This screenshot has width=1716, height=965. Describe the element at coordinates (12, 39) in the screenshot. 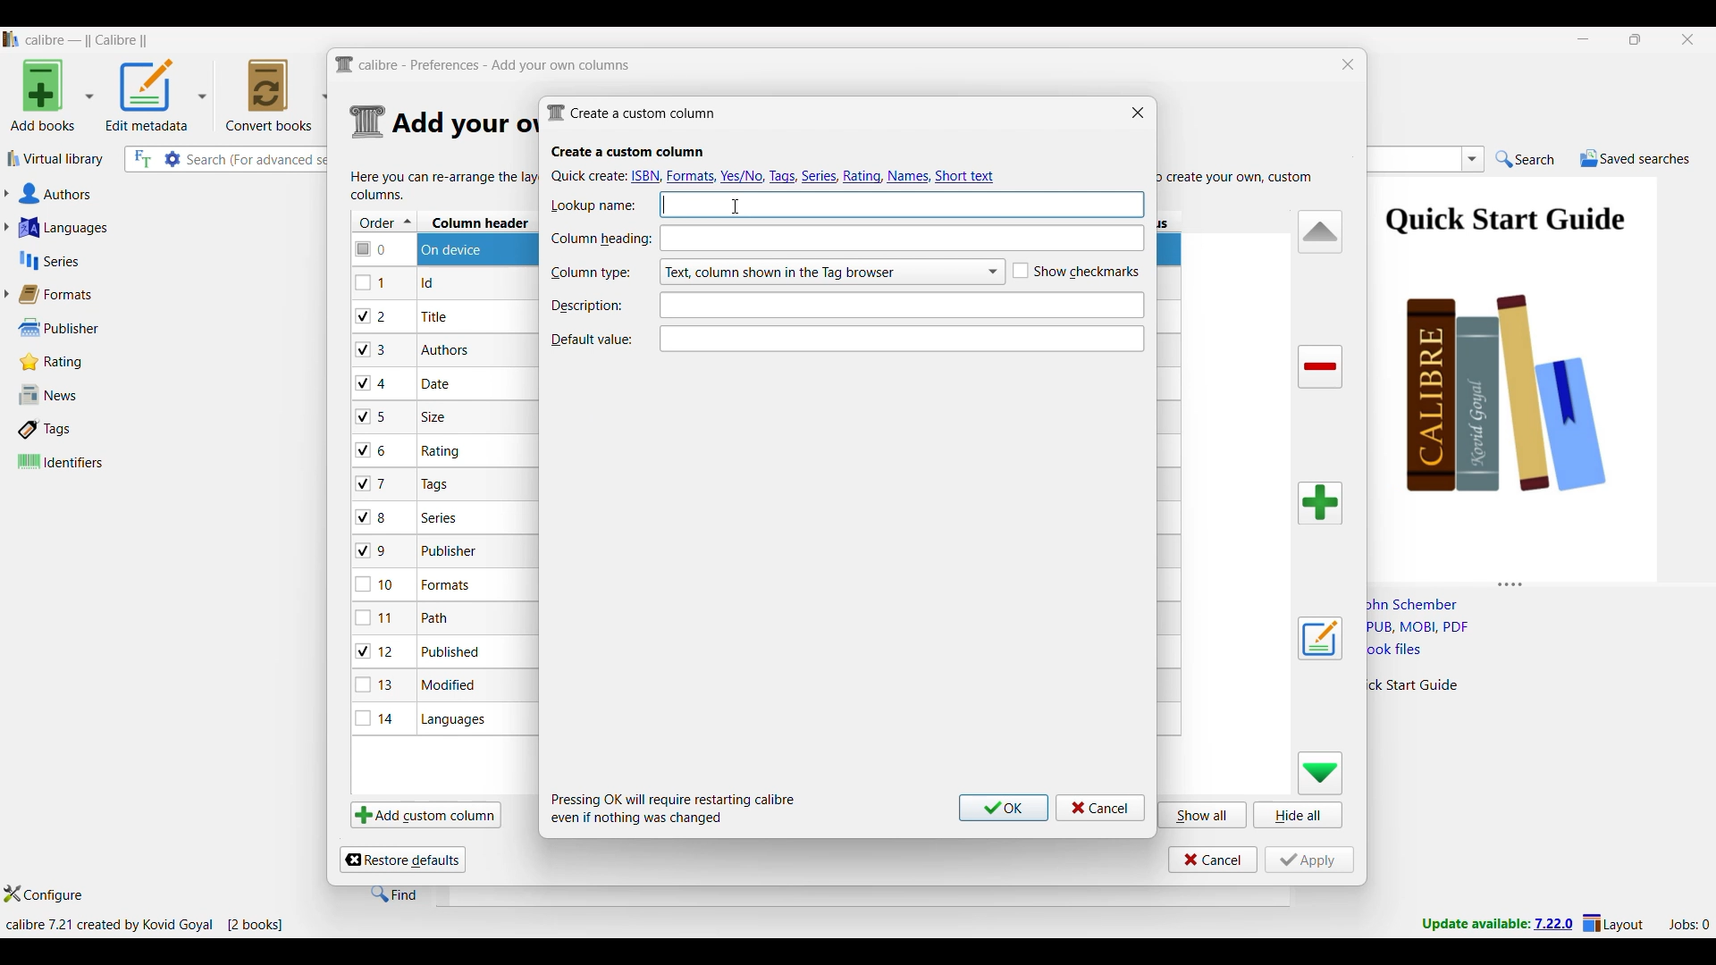

I see `Software logo` at that location.